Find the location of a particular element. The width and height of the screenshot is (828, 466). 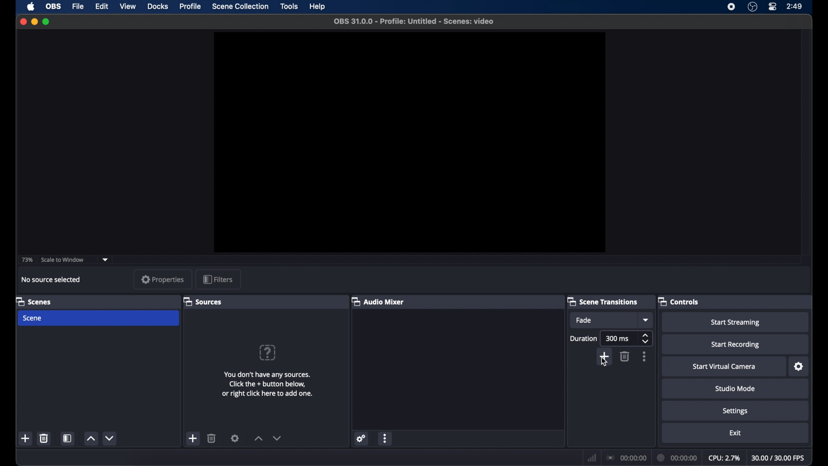

properties is located at coordinates (163, 279).